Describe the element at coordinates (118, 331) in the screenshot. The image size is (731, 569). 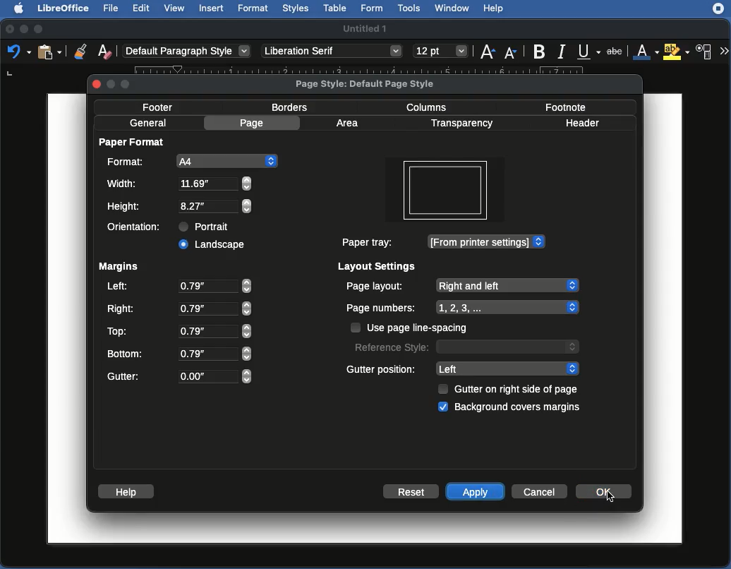
I see `Top` at that location.